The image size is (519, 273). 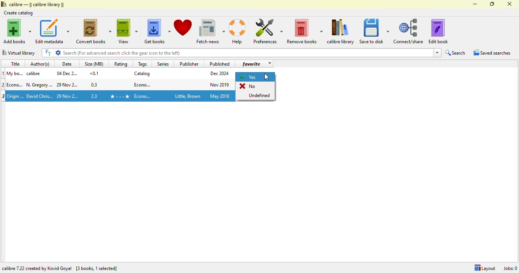 What do you see at coordinates (269, 64) in the screenshot?
I see `dropdown` at bounding box center [269, 64].